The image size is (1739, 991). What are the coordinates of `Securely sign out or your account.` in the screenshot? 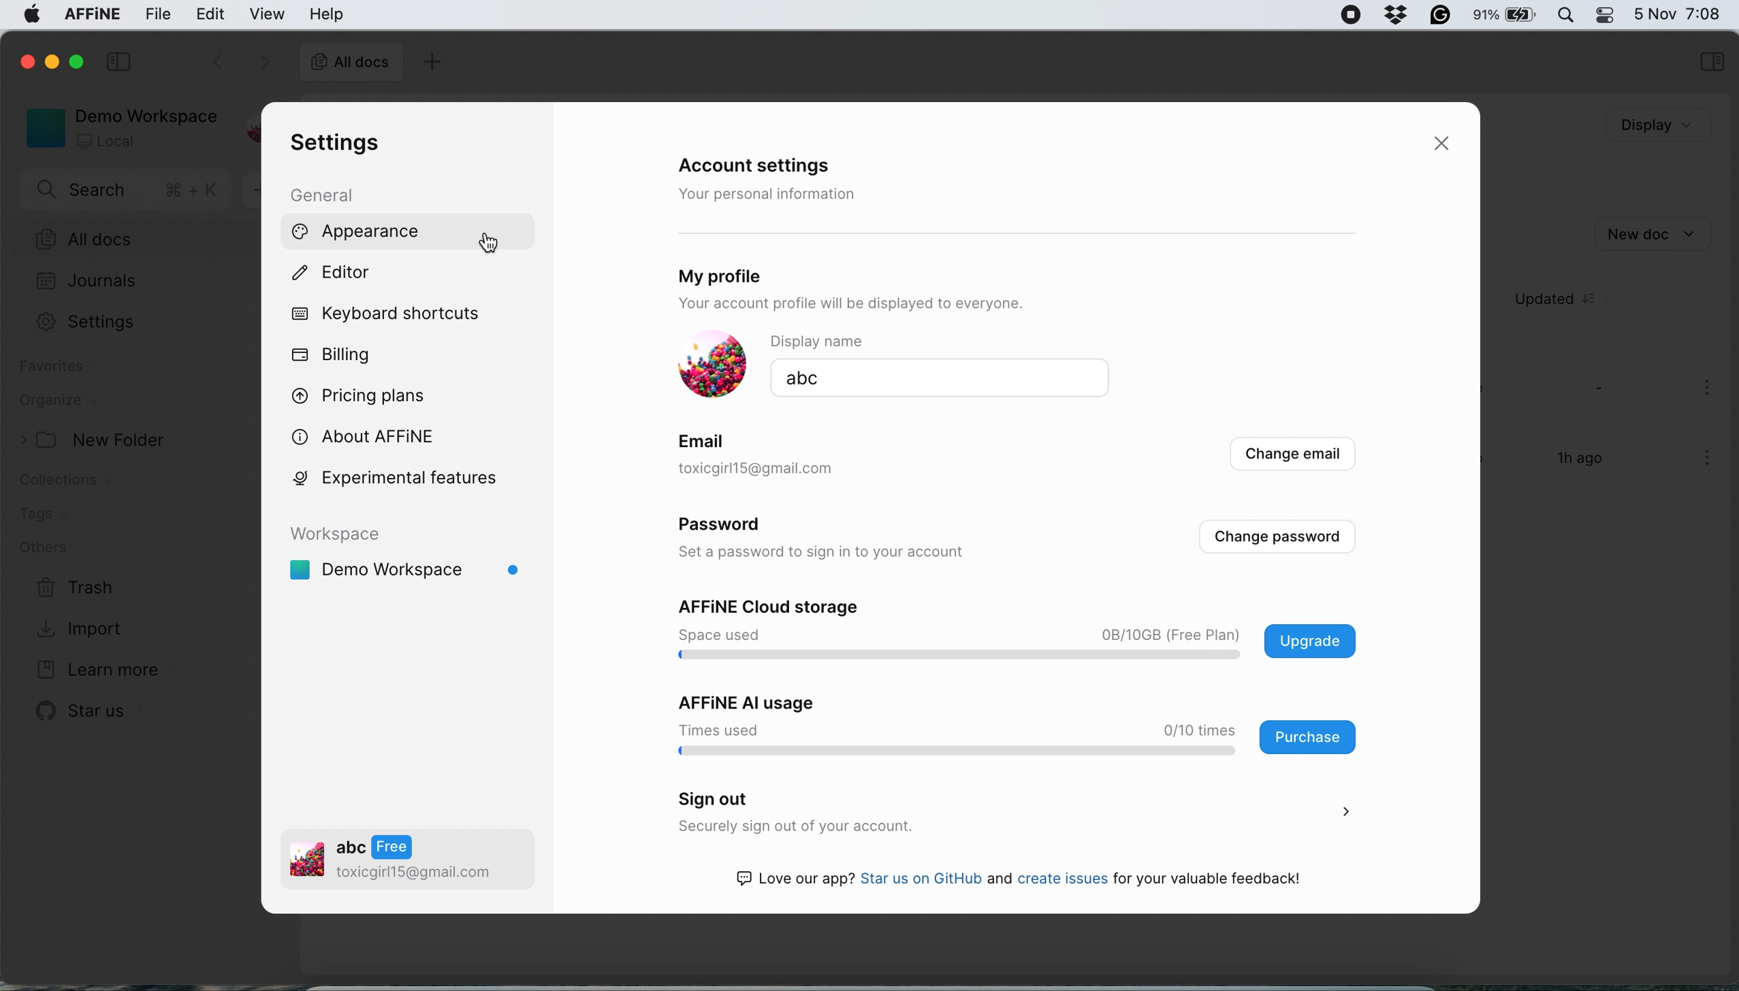 It's located at (951, 826).